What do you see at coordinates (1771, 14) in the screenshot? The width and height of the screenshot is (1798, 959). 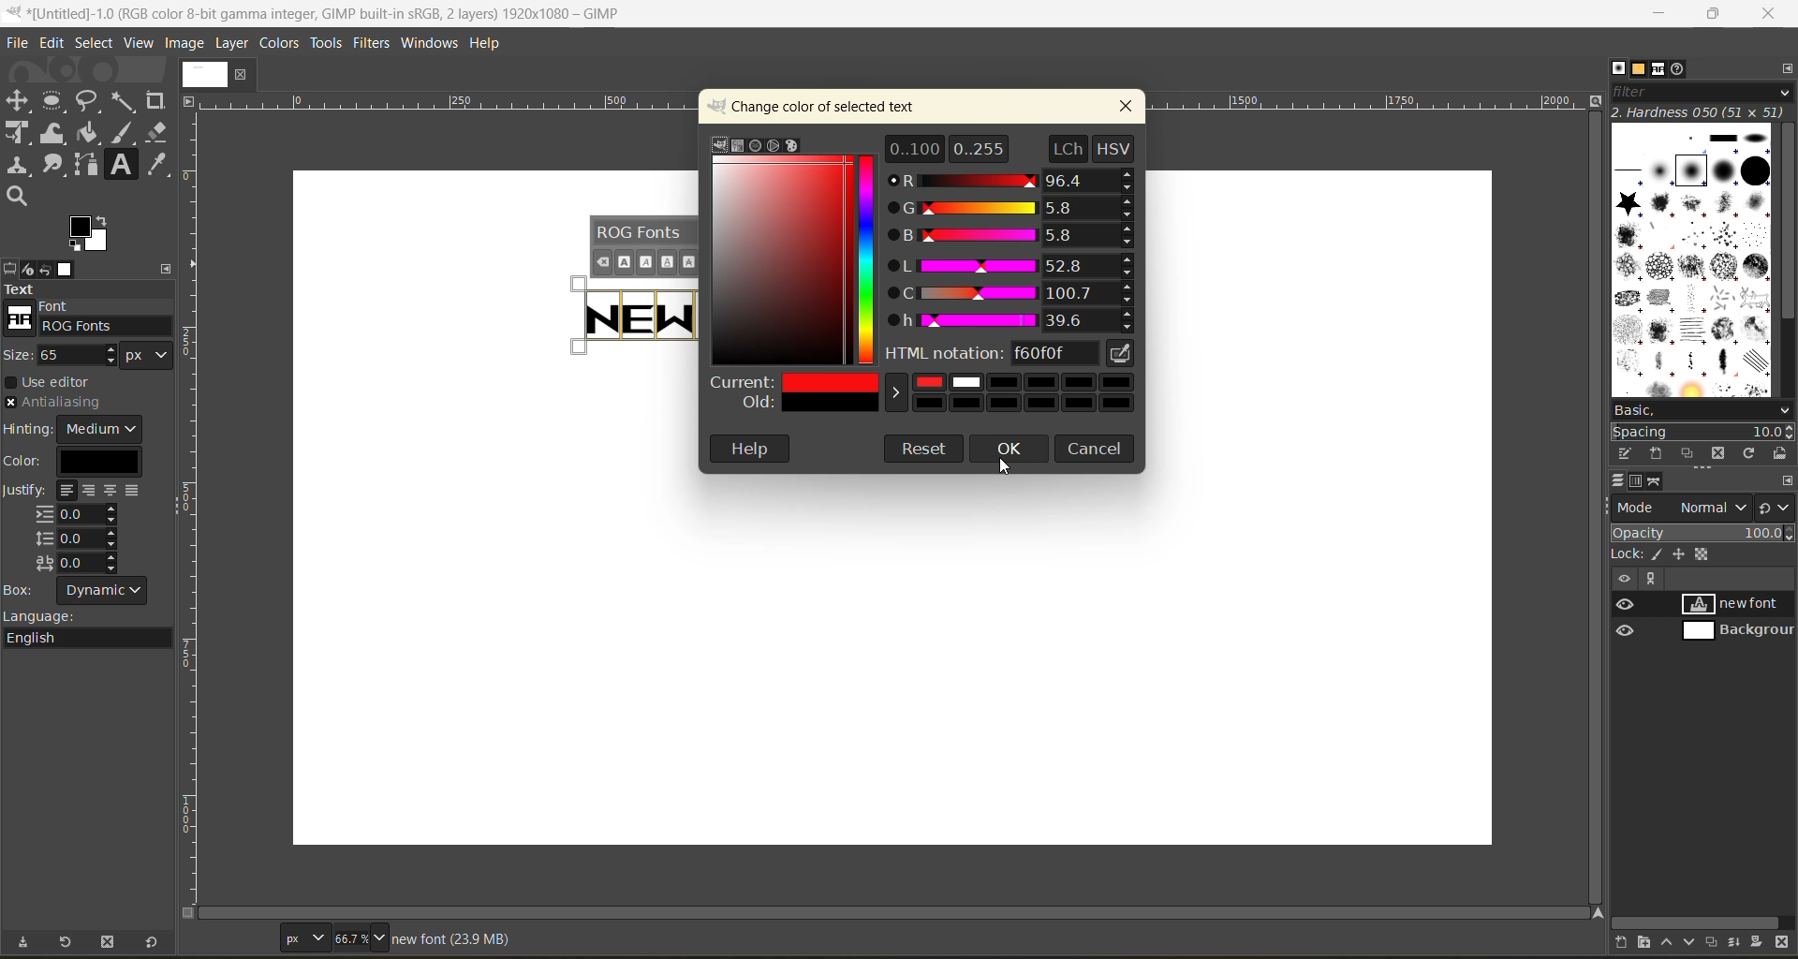 I see `close` at bounding box center [1771, 14].